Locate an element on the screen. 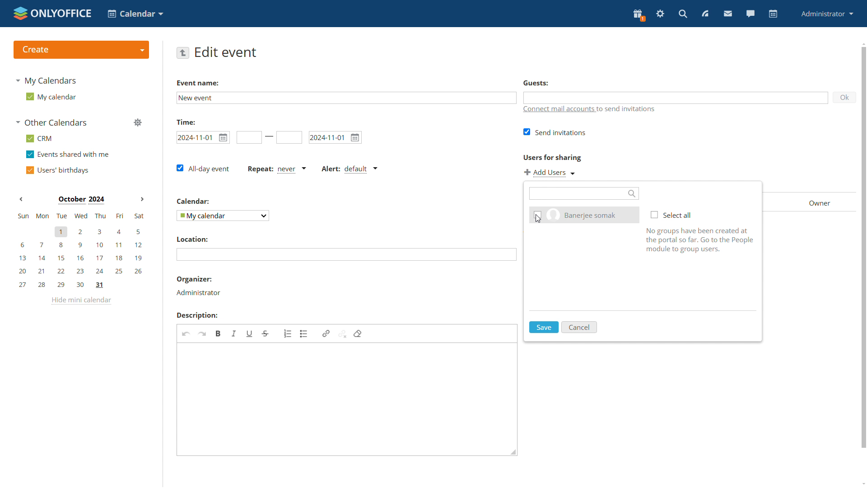 This screenshot has height=488, width=867. present is located at coordinates (639, 14).